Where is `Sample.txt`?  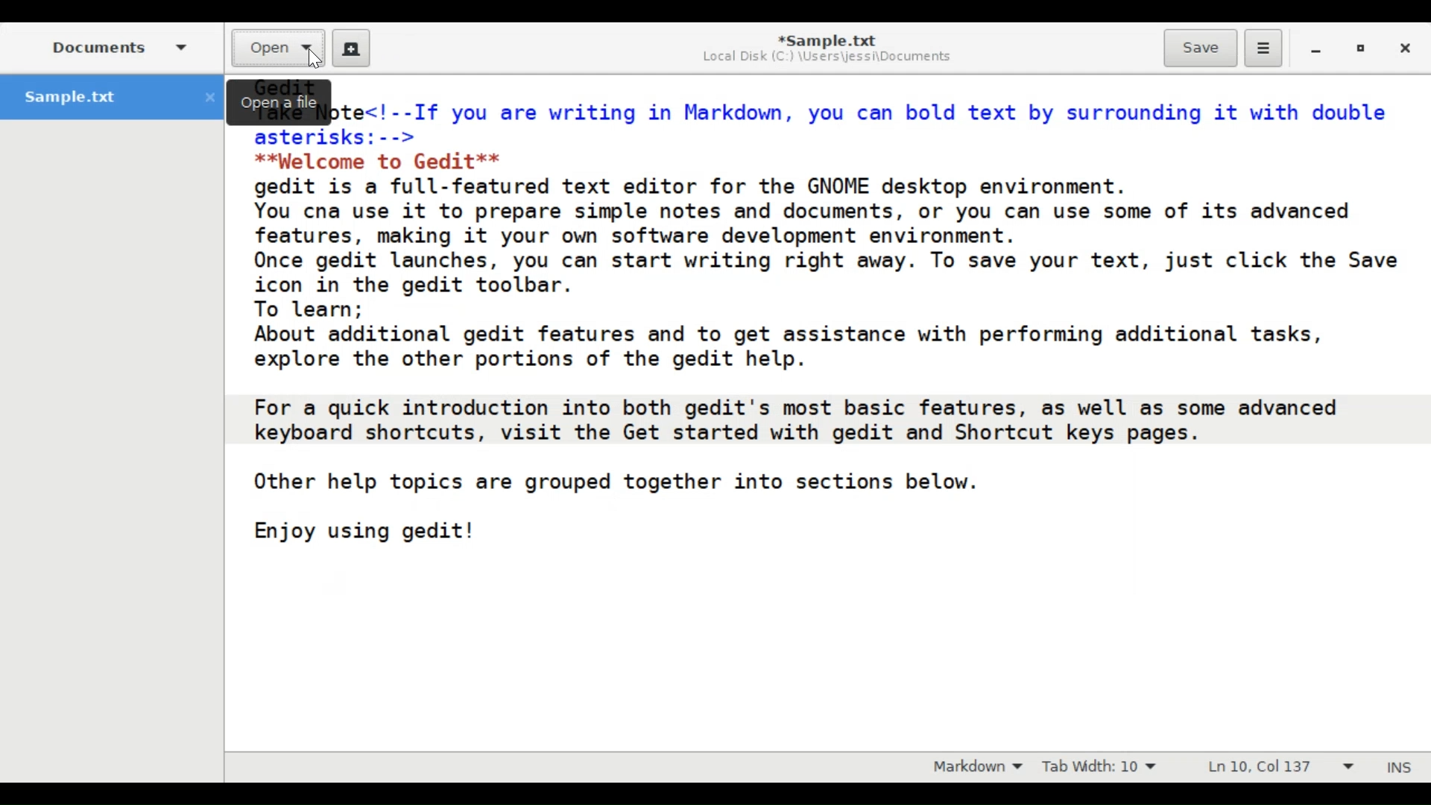
Sample.txt is located at coordinates (113, 97).